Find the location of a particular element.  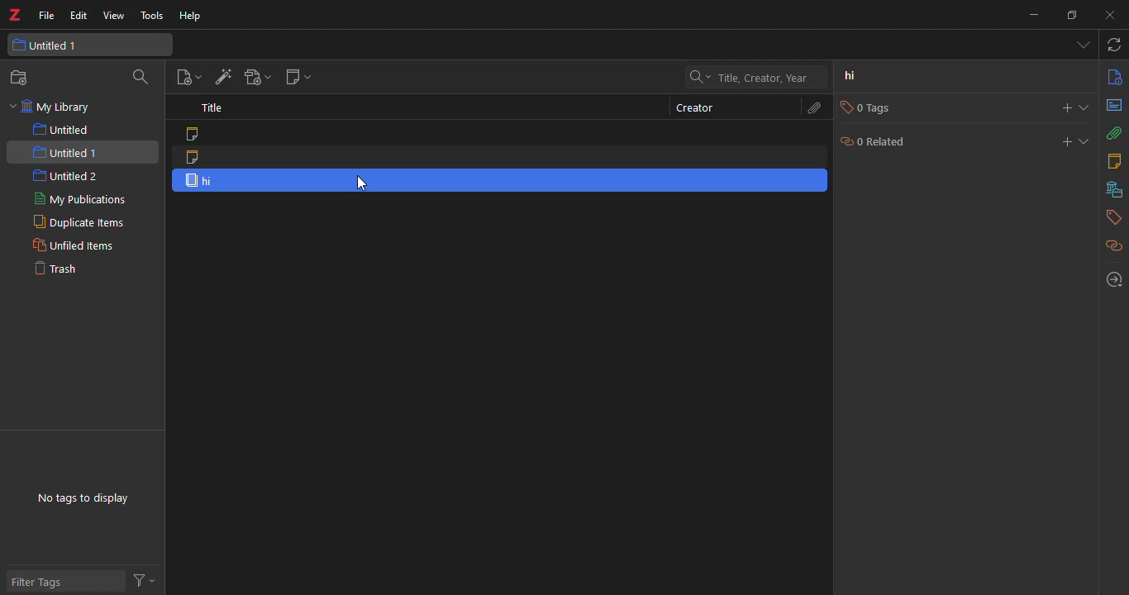

untitled is located at coordinates (61, 128).